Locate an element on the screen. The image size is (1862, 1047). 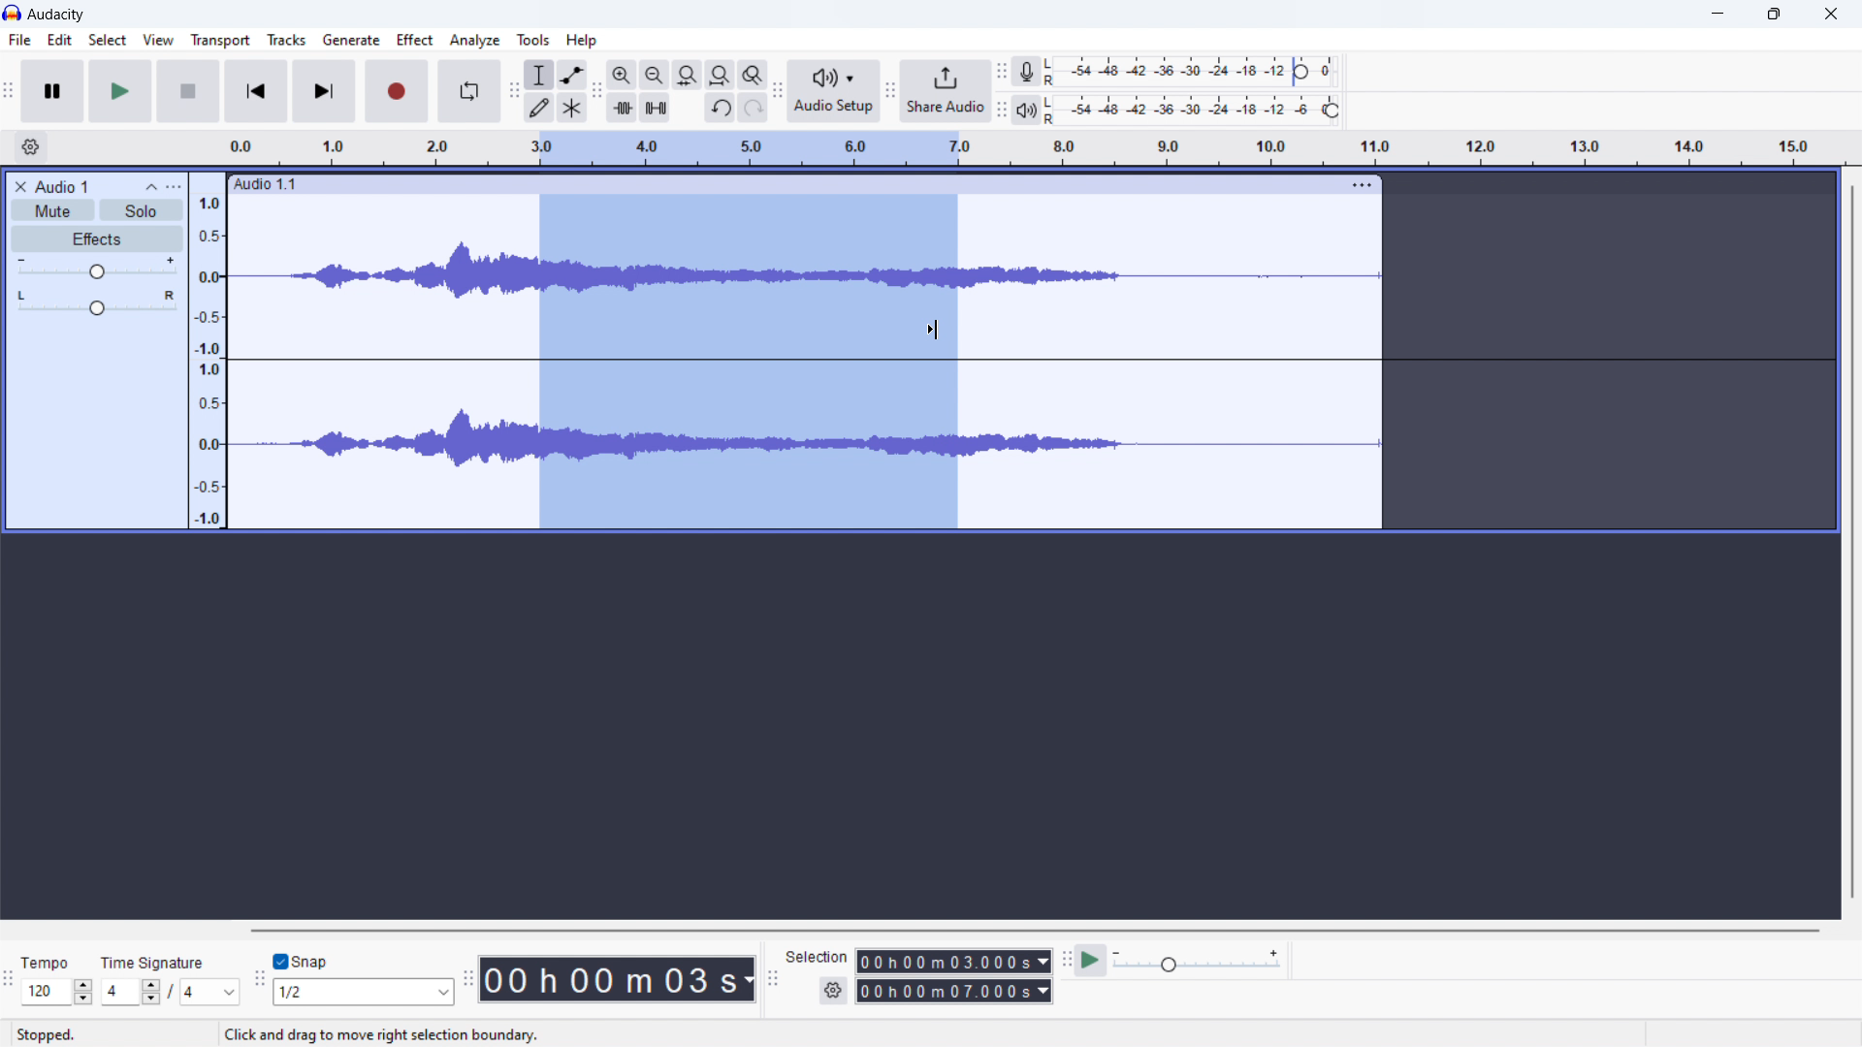
maximize is located at coordinates (1774, 15).